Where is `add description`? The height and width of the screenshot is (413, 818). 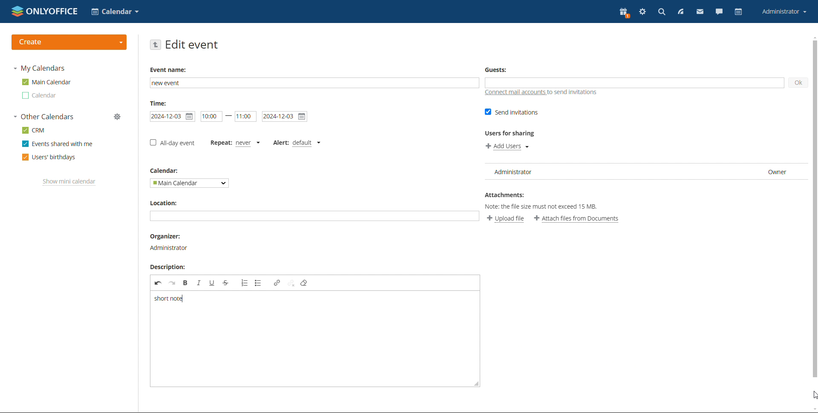
add description is located at coordinates (314, 339).